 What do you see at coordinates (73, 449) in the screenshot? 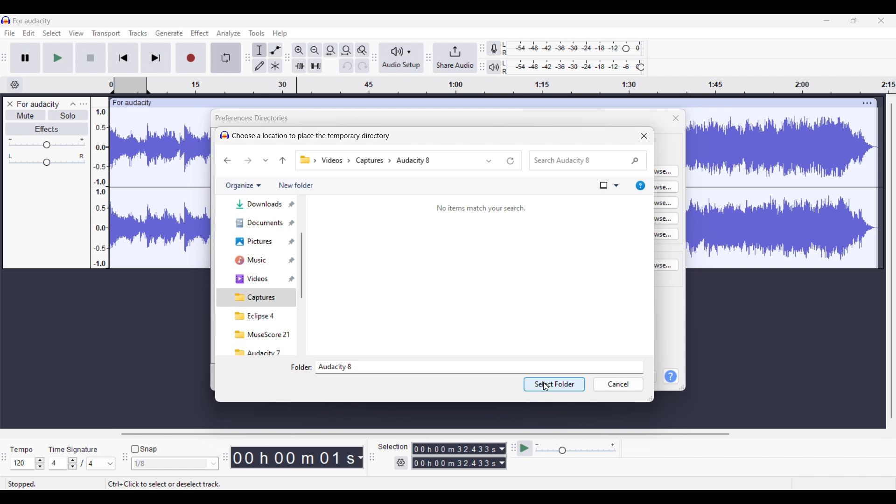
I see `Indicates time signature settings` at bounding box center [73, 449].